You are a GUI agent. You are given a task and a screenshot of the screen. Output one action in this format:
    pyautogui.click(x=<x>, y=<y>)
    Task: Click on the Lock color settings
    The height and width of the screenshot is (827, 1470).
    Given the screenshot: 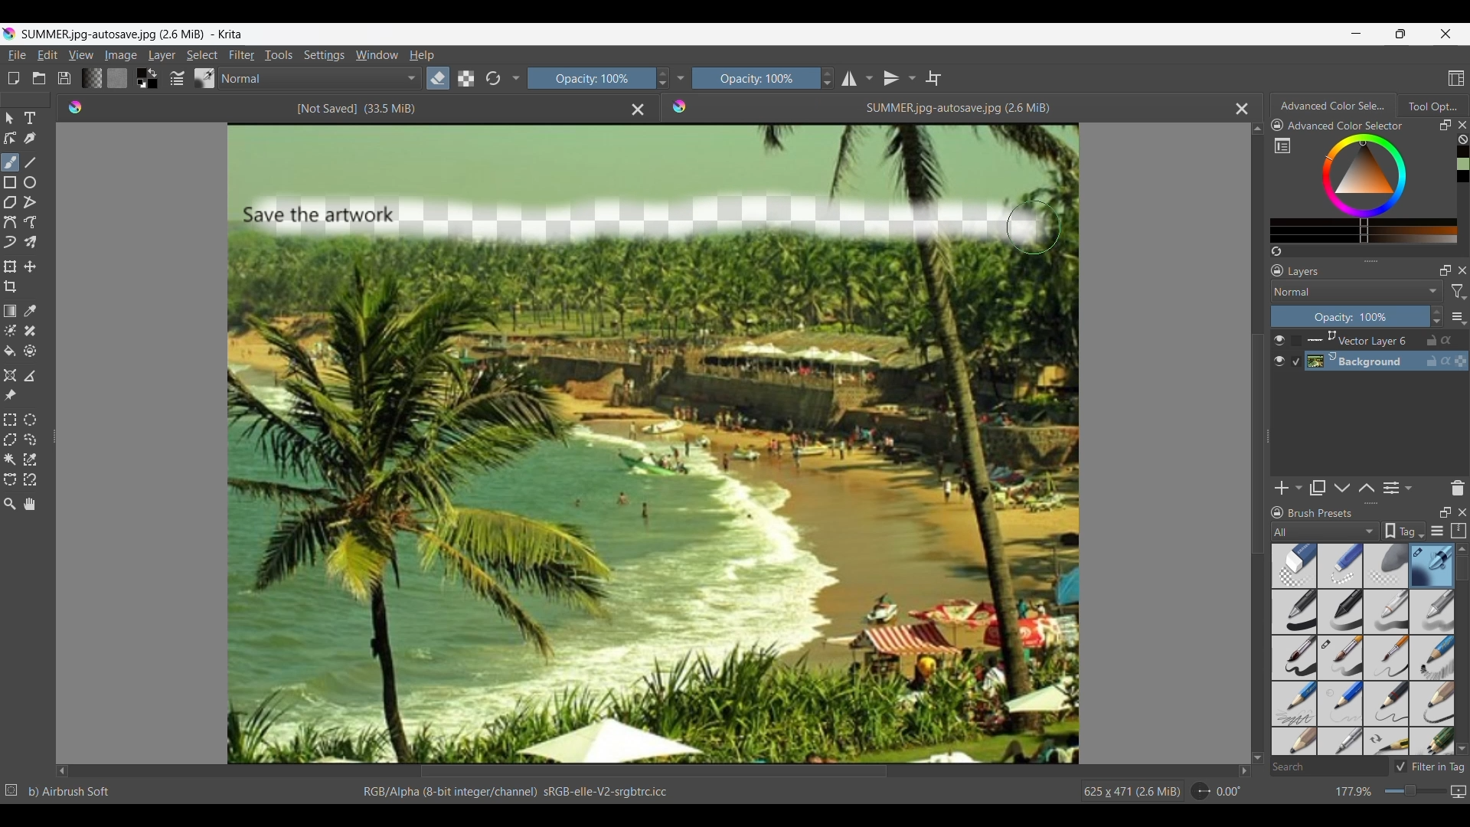 What is the action you would take?
    pyautogui.click(x=1278, y=125)
    